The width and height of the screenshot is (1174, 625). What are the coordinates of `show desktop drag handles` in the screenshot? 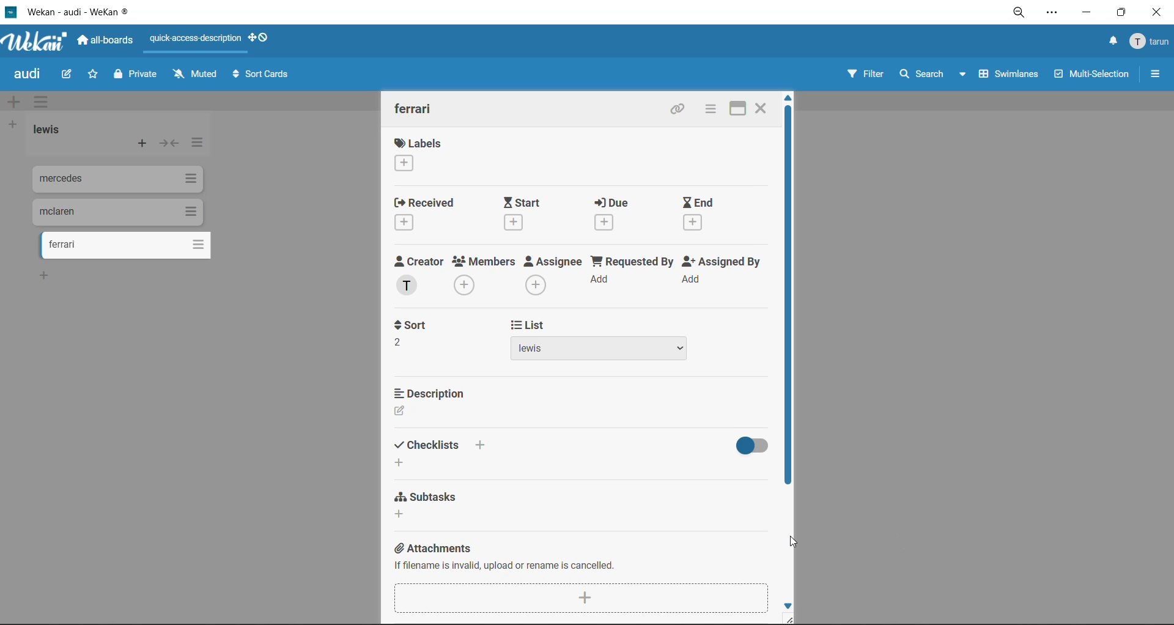 It's located at (260, 39).